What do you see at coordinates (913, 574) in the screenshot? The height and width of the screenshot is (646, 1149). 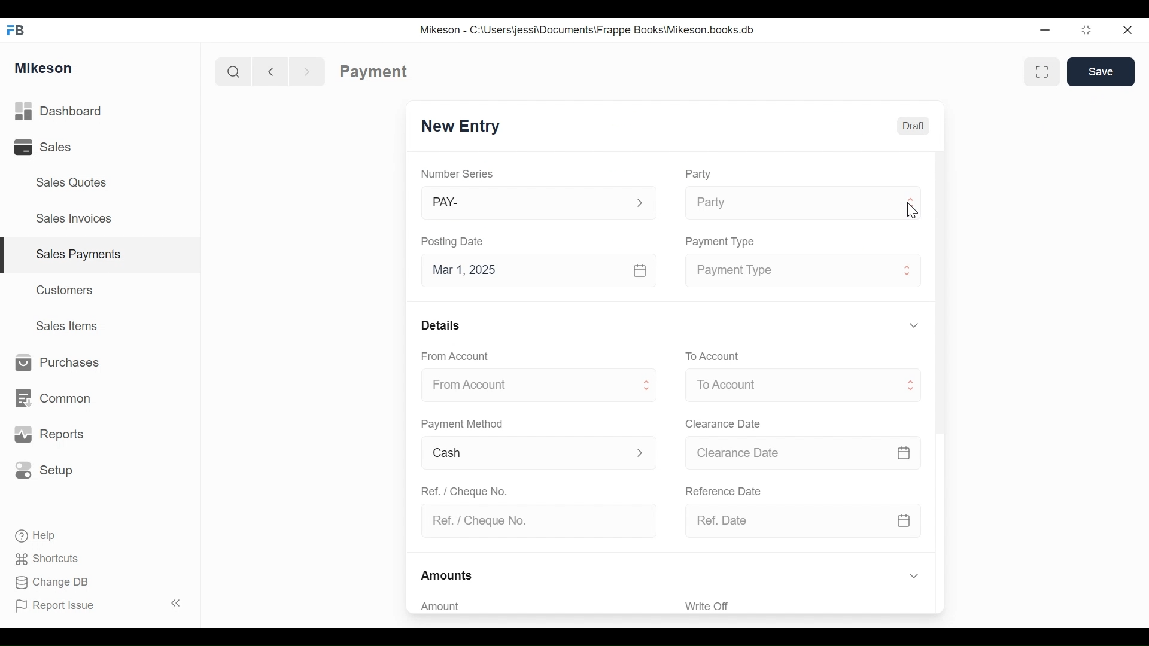 I see `Hide` at bounding box center [913, 574].